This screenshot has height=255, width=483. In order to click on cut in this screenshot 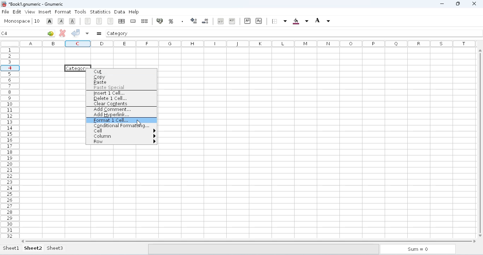, I will do `click(98, 72)`.